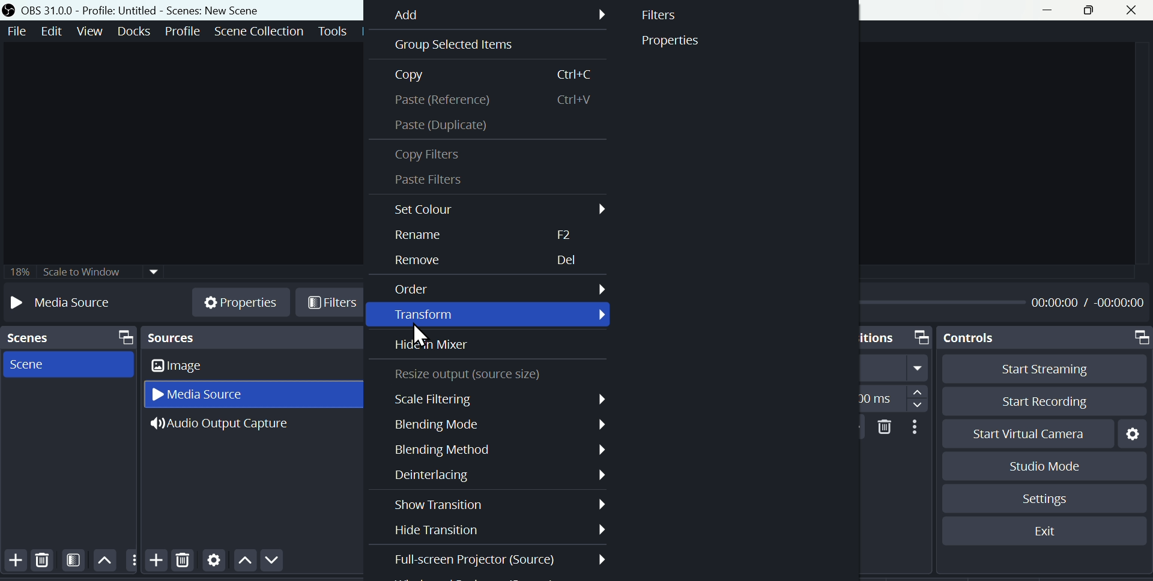 Image resolution: width=1153 pixels, height=581 pixels. What do you see at coordinates (74, 563) in the screenshot?
I see `Filtering` at bounding box center [74, 563].